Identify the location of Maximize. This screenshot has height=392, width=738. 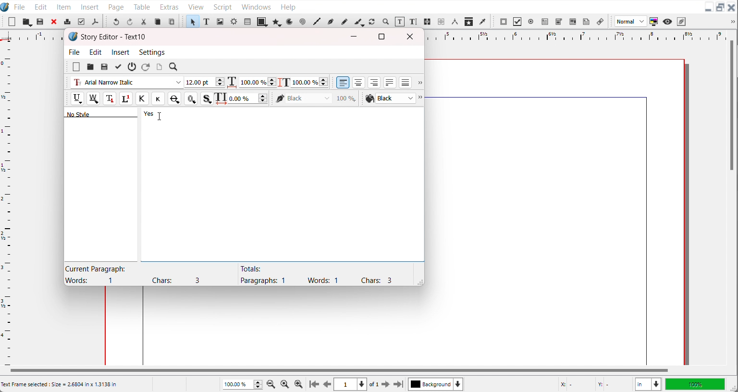
(720, 8).